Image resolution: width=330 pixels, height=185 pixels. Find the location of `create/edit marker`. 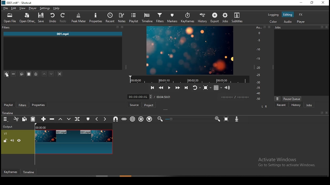

create/edit marker is located at coordinates (89, 119).